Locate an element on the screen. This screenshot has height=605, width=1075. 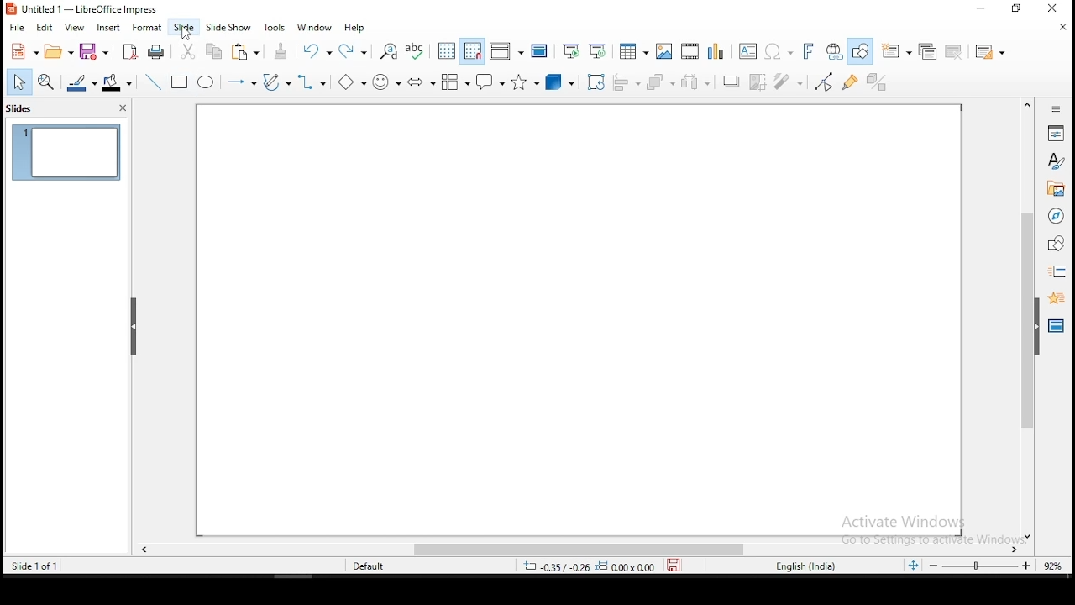
print is located at coordinates (161, 50).